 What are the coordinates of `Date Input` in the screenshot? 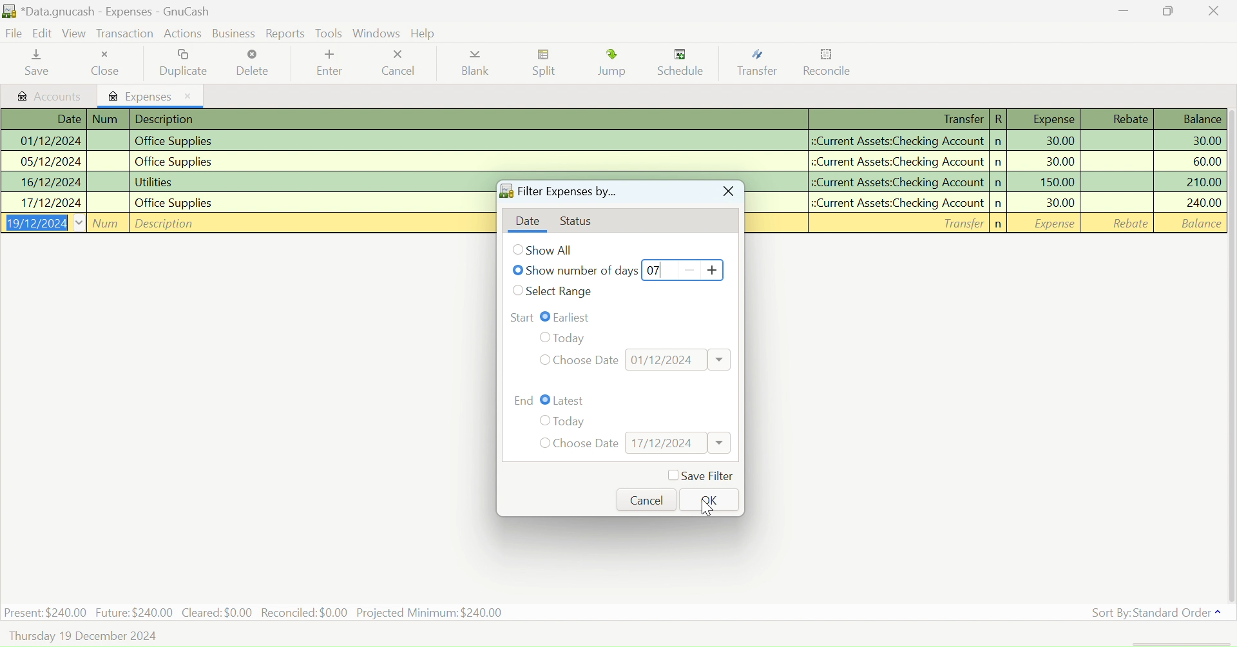 It's located at (679, 359).